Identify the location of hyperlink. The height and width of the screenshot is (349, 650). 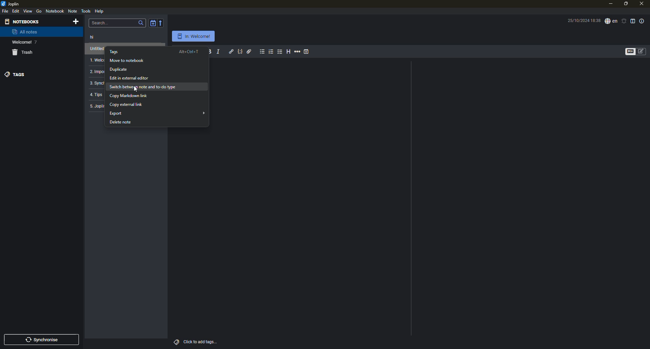
(231, 51).